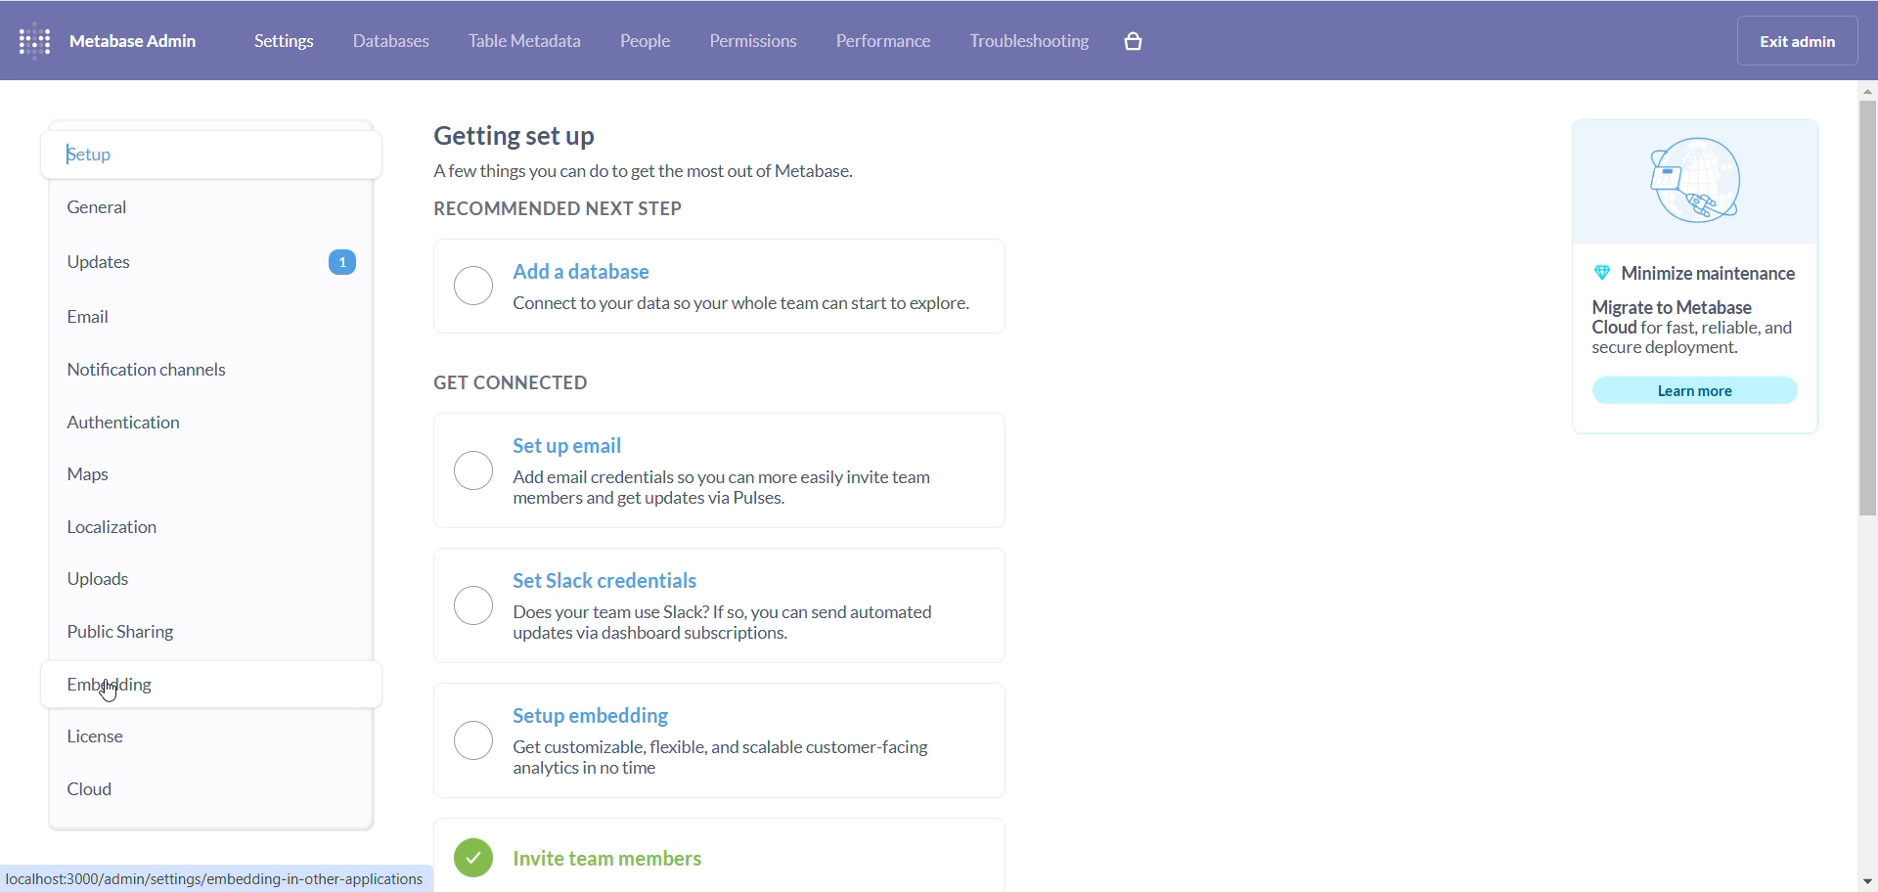  Describe the element at coordinates (168, 796) in the screenshot. I see `cloud` at that location.